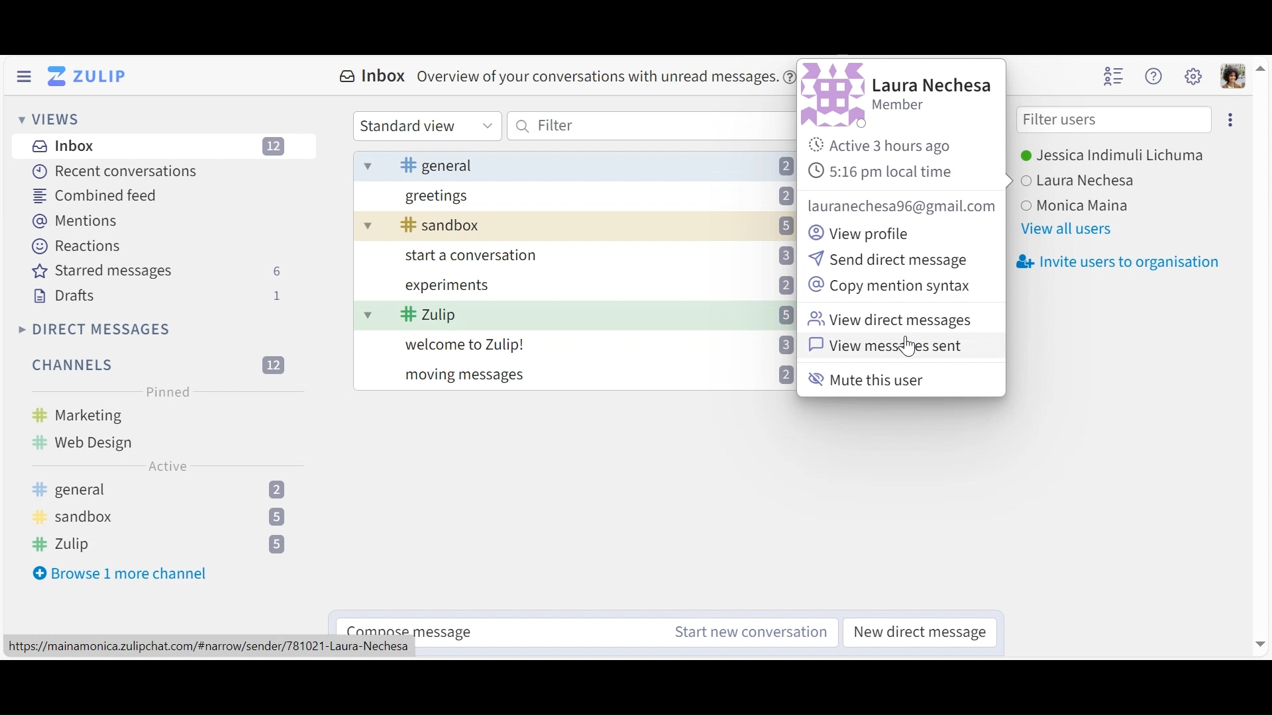 This screenshot has height=715, width=1272. What do you see at coordinates (51, 120) in the screenshot?
I see `Views` at bounding box center [51, 120].